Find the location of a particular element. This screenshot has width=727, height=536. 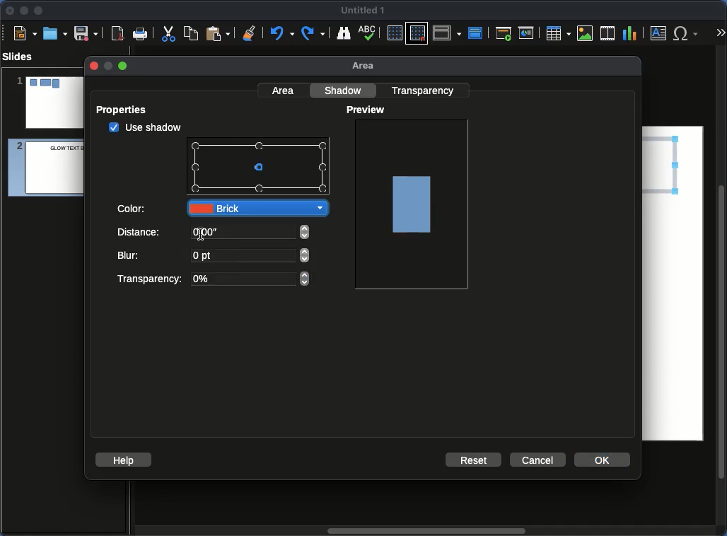

Special characters is located at coordinates (689, 33).